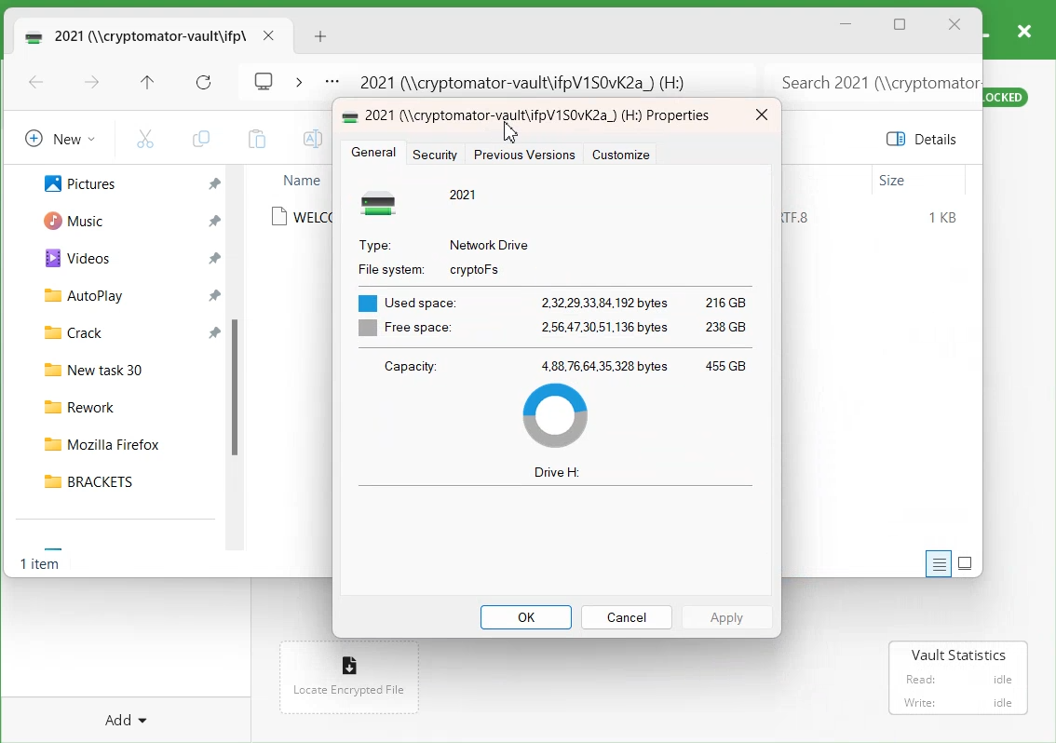 The image size is (1056, 743). I want to click on 2.56.47.30.51.136 bytes., so click(605, 328).